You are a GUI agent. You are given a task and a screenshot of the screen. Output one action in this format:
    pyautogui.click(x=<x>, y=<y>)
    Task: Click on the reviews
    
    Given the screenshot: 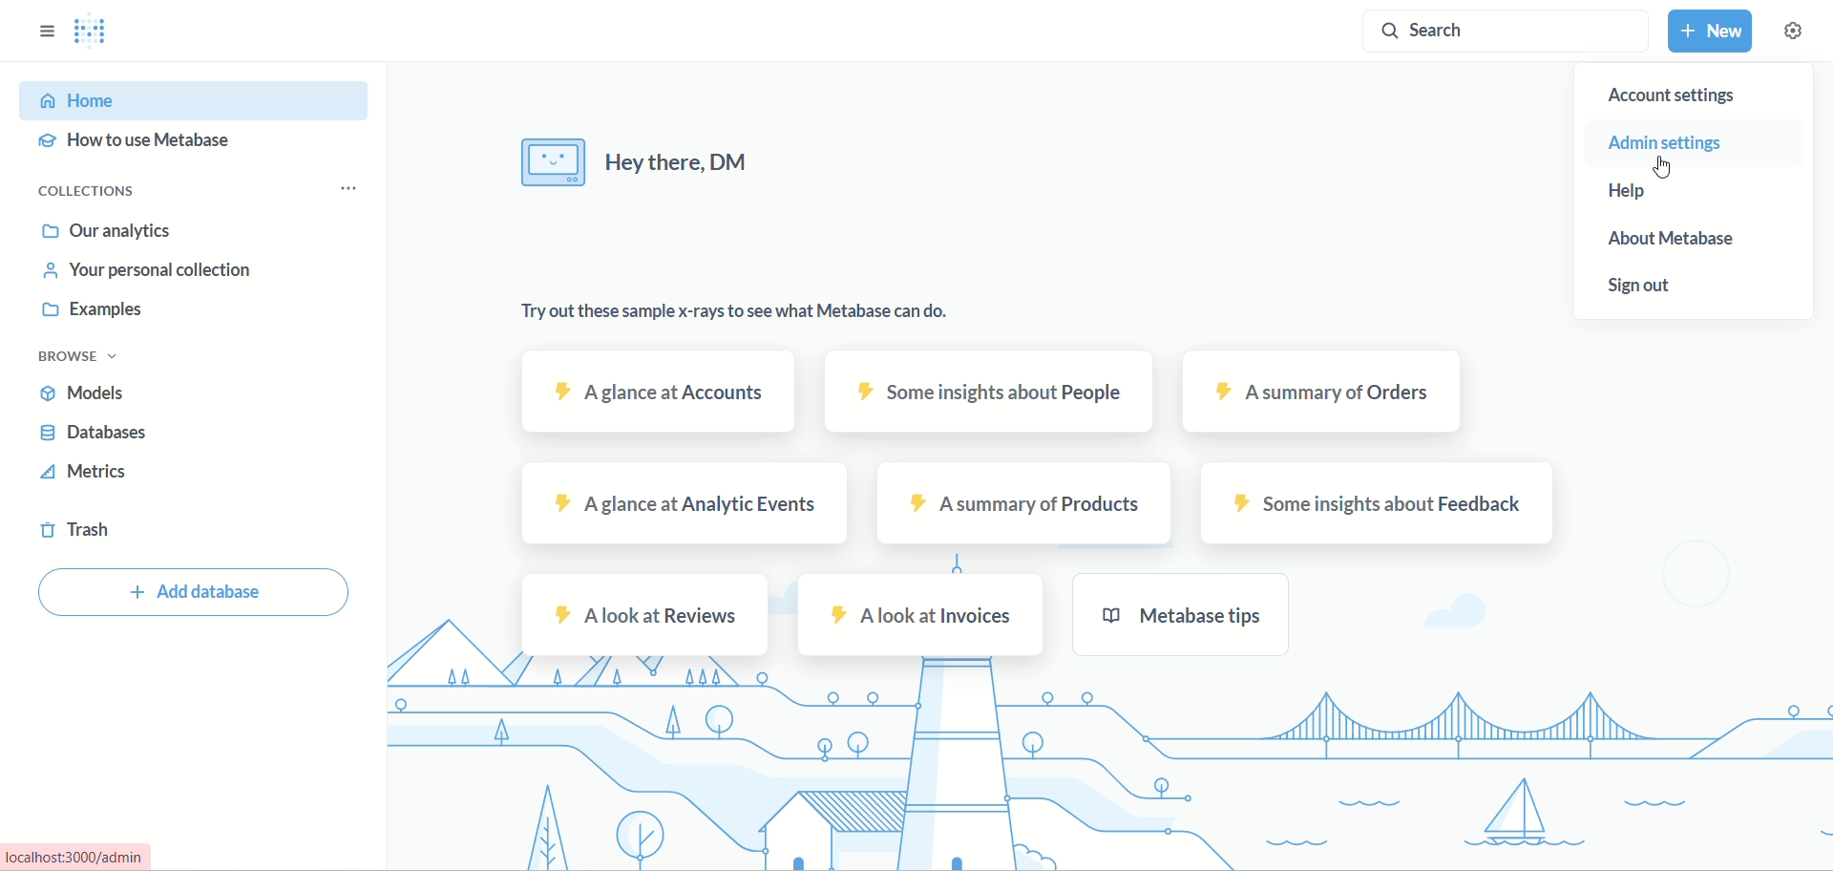 What is the action you would take?
    pyautogui.click(x=645, y=616)
    